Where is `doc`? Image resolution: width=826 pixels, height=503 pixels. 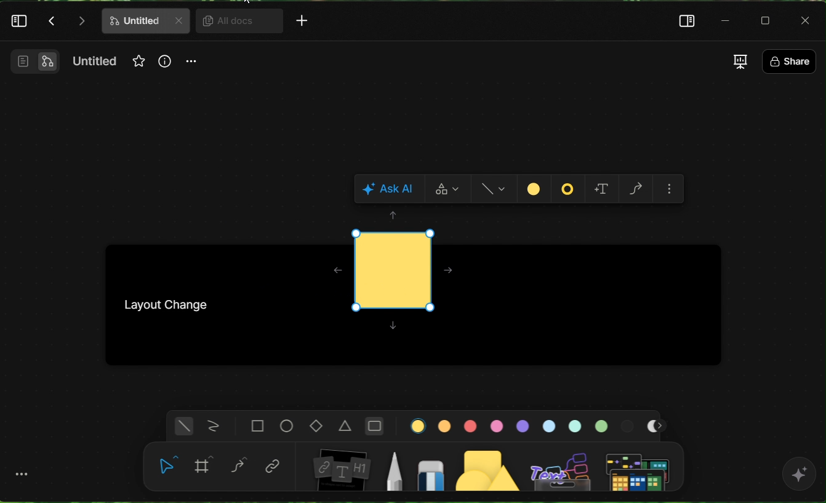 doc is located at coordinates (146, 21).